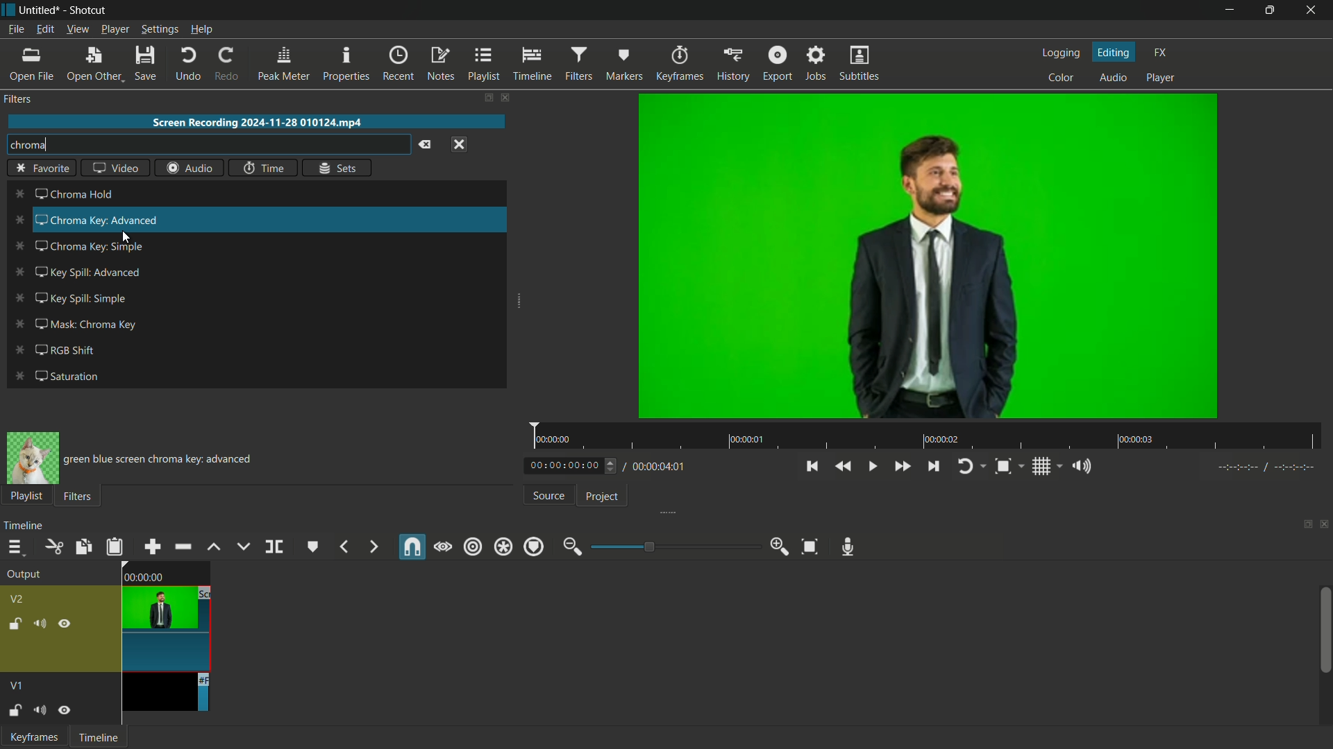 The image size is (1333, 749). I want to click on key split simple, so click(83, 298).